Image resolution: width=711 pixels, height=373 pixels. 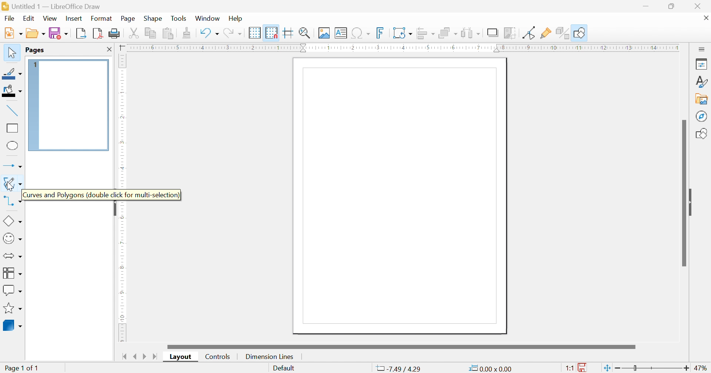 I want to click on format, so click(x=102, y=18).